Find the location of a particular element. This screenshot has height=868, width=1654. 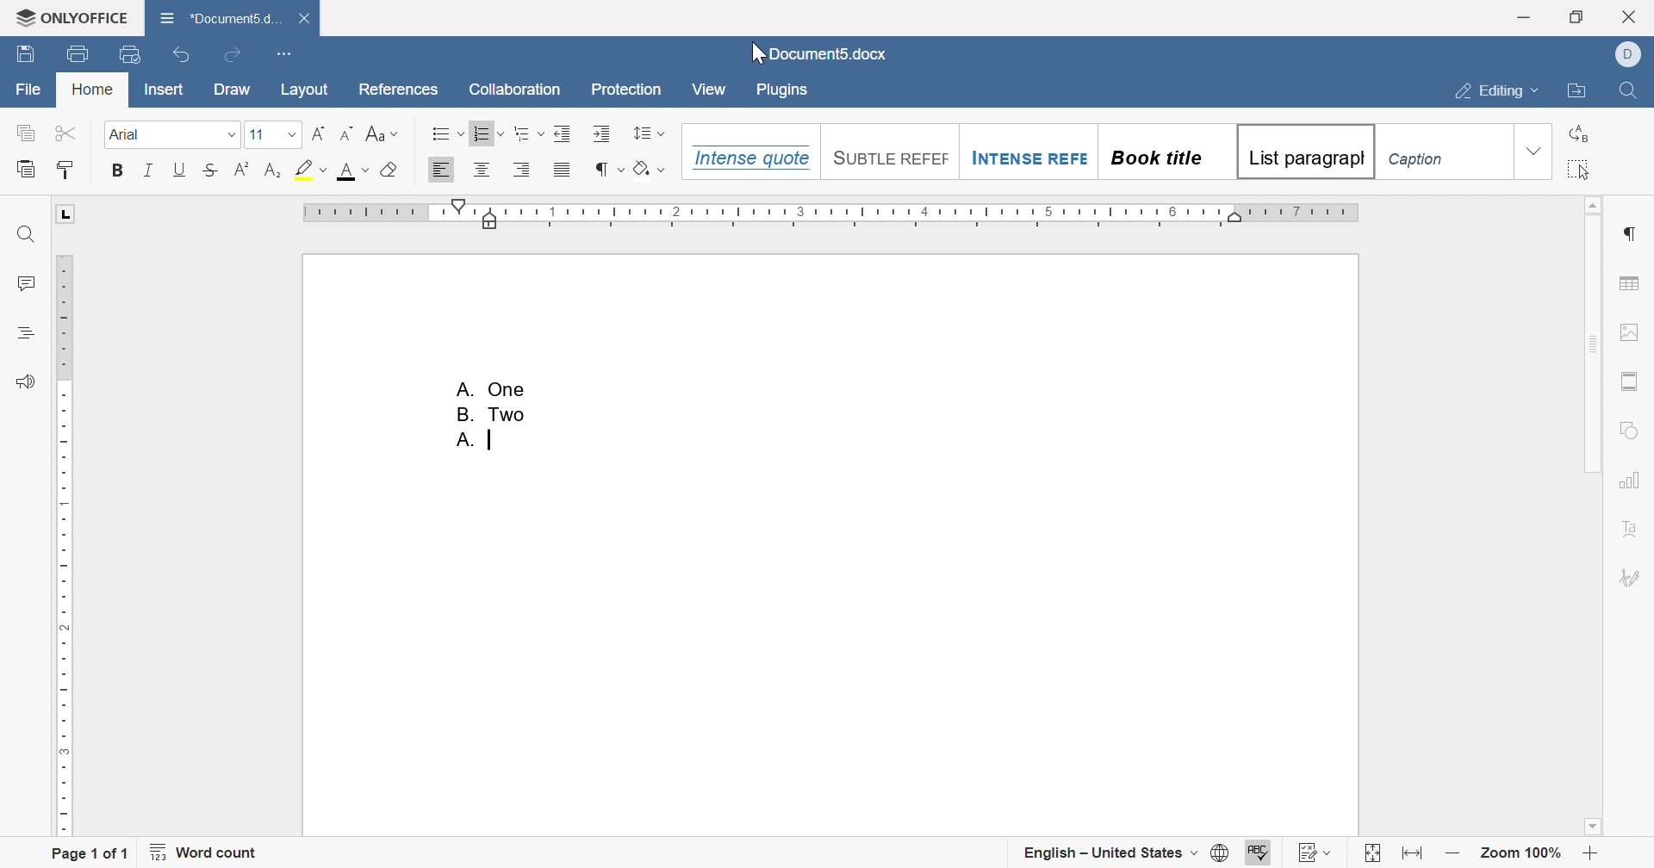

Intense quote is located at coordinates (748, 158).